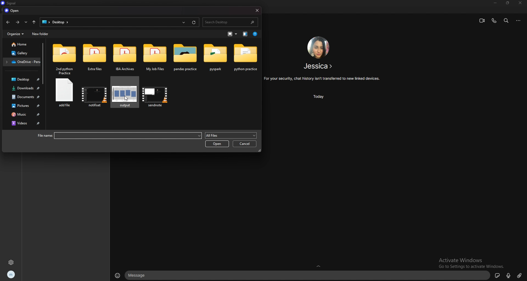 The height and width of the screenshot is (281, 527). What do you see at coordinates (245, 144) in the screenshot?
I see `cancel` at bounding box center [245, 144].